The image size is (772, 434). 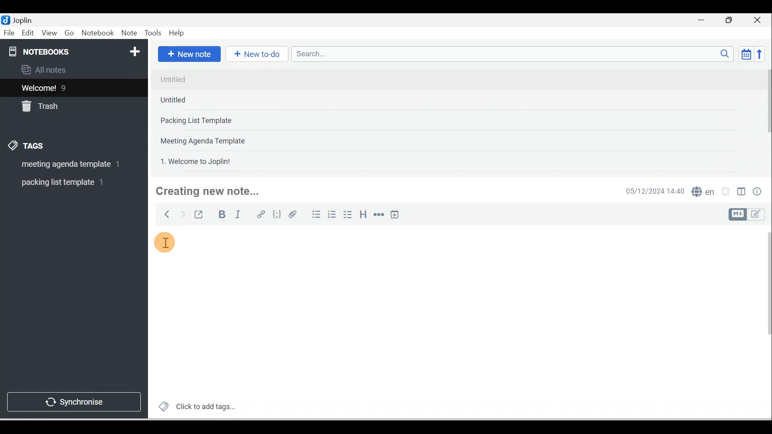 I want to click on Insert time, so click(x=394, y=215).